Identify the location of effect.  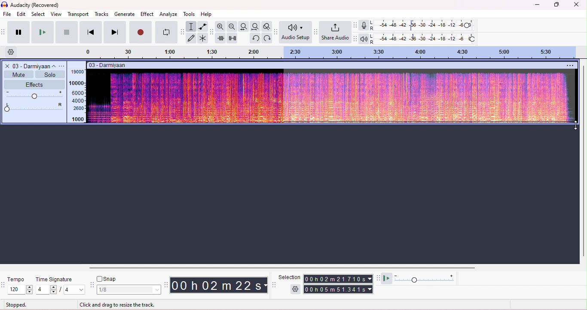
(147, 15).